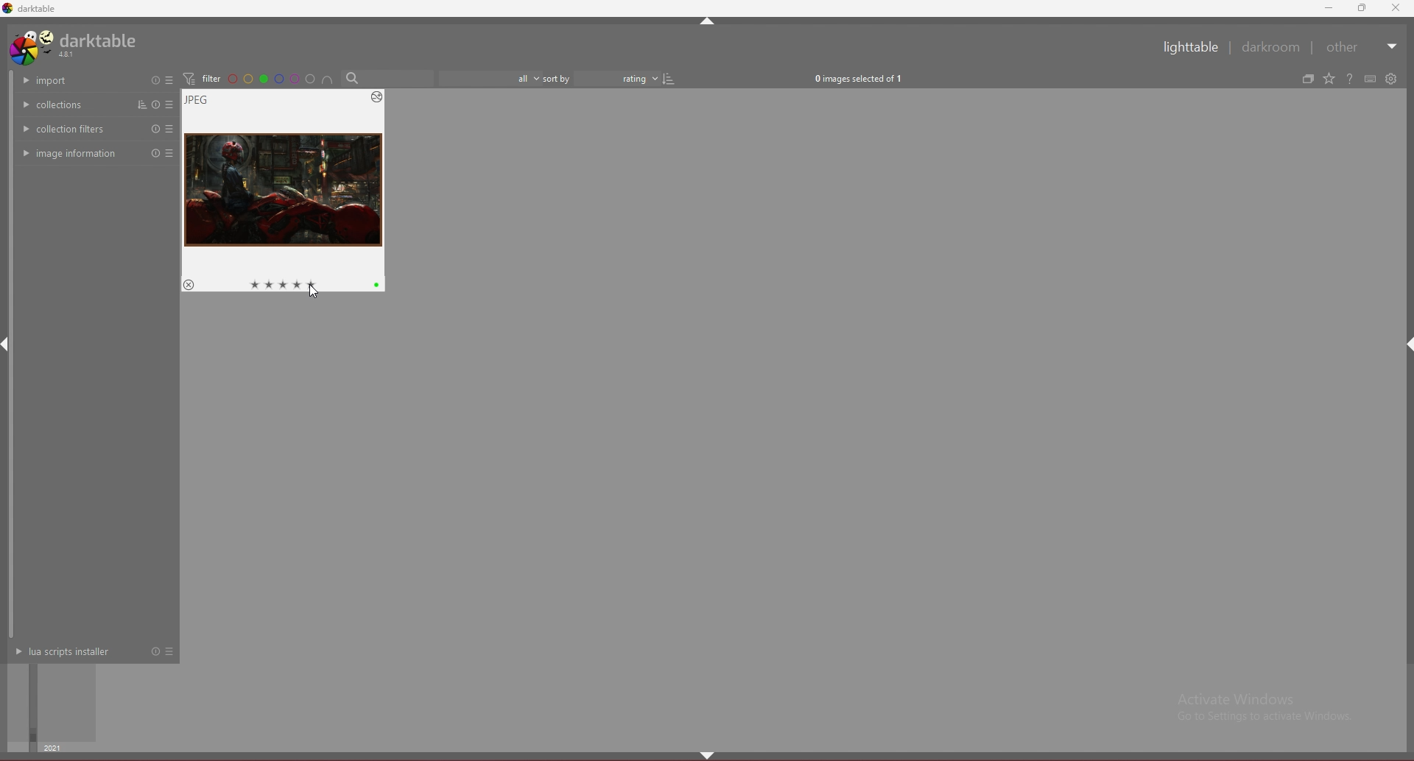 Image resolution: width=1414 pixels, height=761 pixels. I want to click on darktable, so click(32, 9).